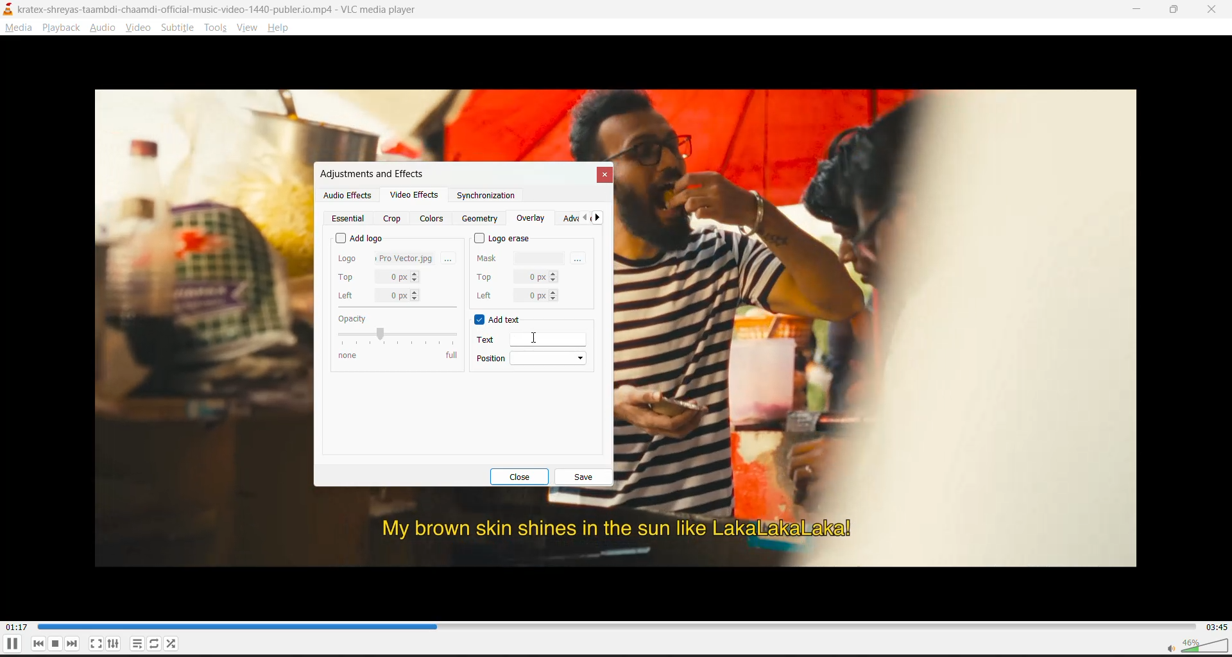 The image size is (1232, 657). Describe the element at coordinates (482, 219) in the screenshot. I see `geometry` at that location.